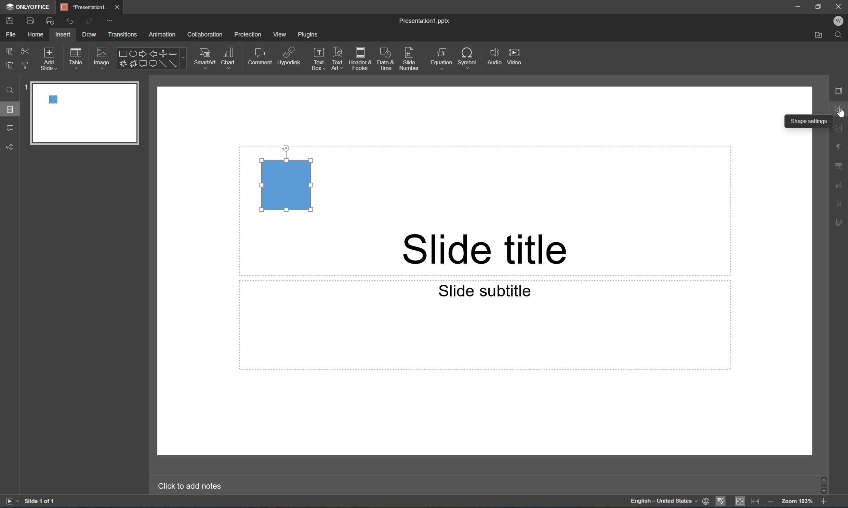 The width and height of the screenshot is (848, 508). Describe the element at coordinates (840, 185) in the screenshot. I see `Chart settings` at that location.